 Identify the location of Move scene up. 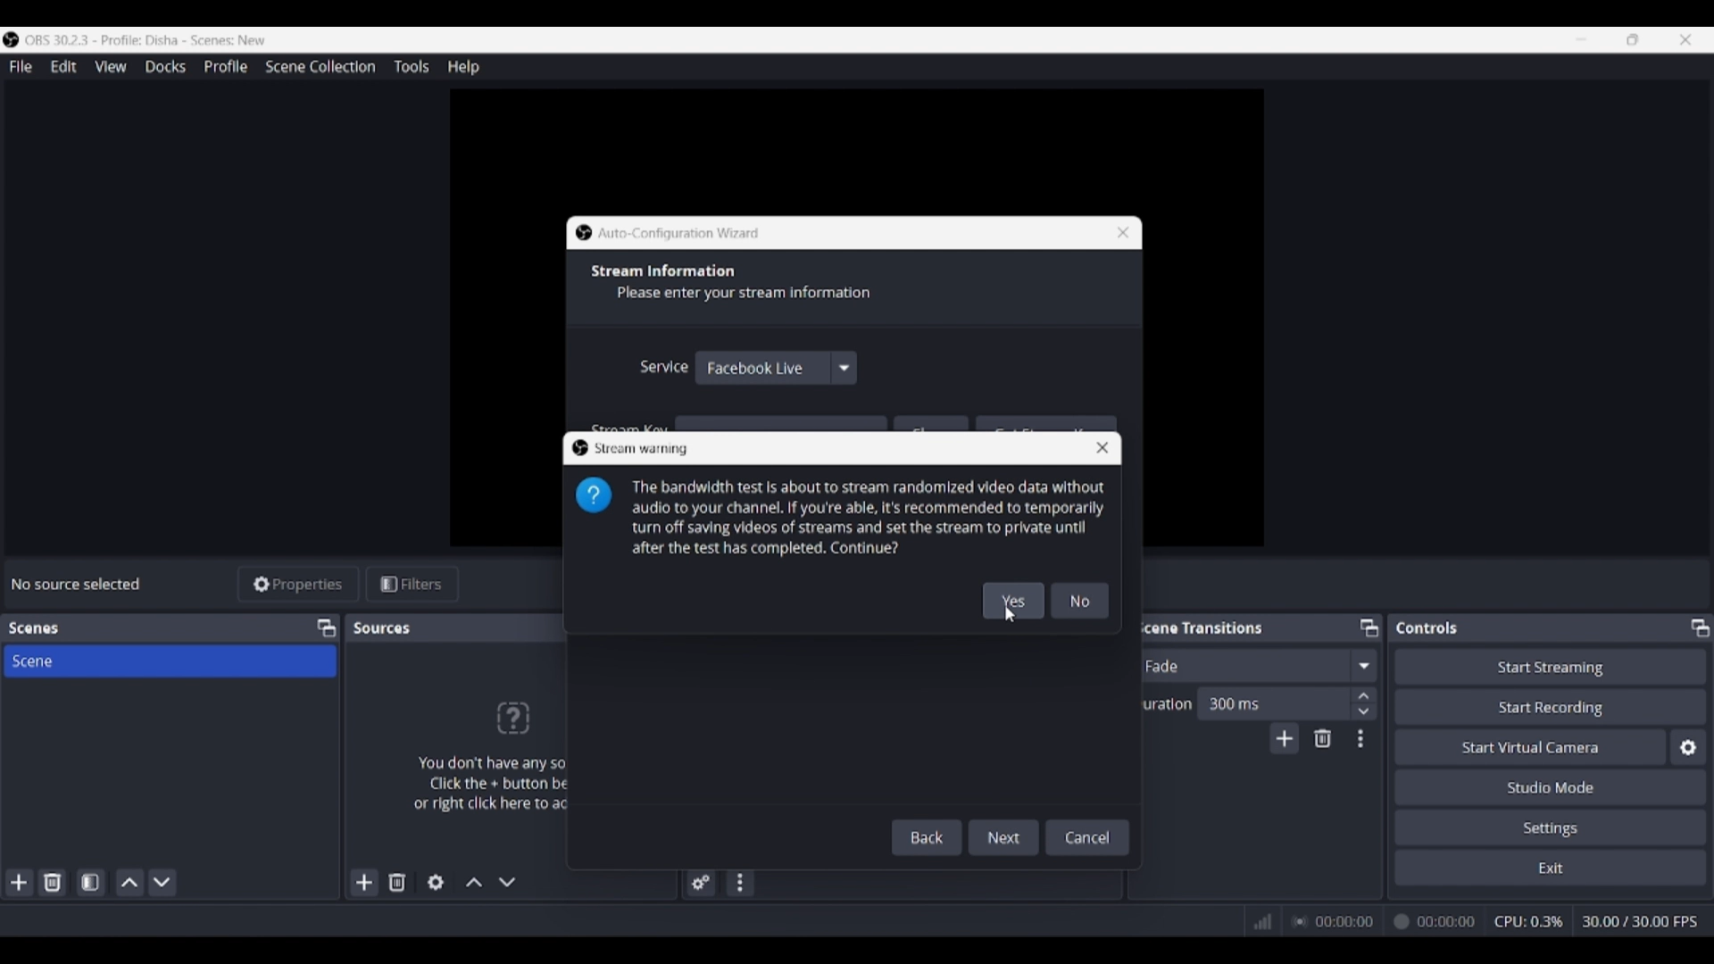
(130, 883).